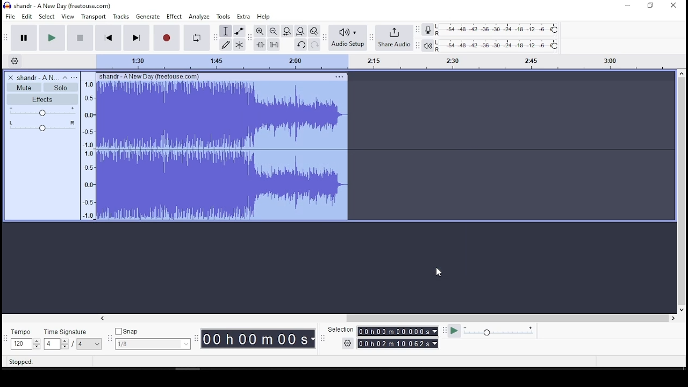 The height and width of the screenshot is (387, 688). Describe the element at coordinates (649, 6) in the screenshot. I see `restore` at that location.